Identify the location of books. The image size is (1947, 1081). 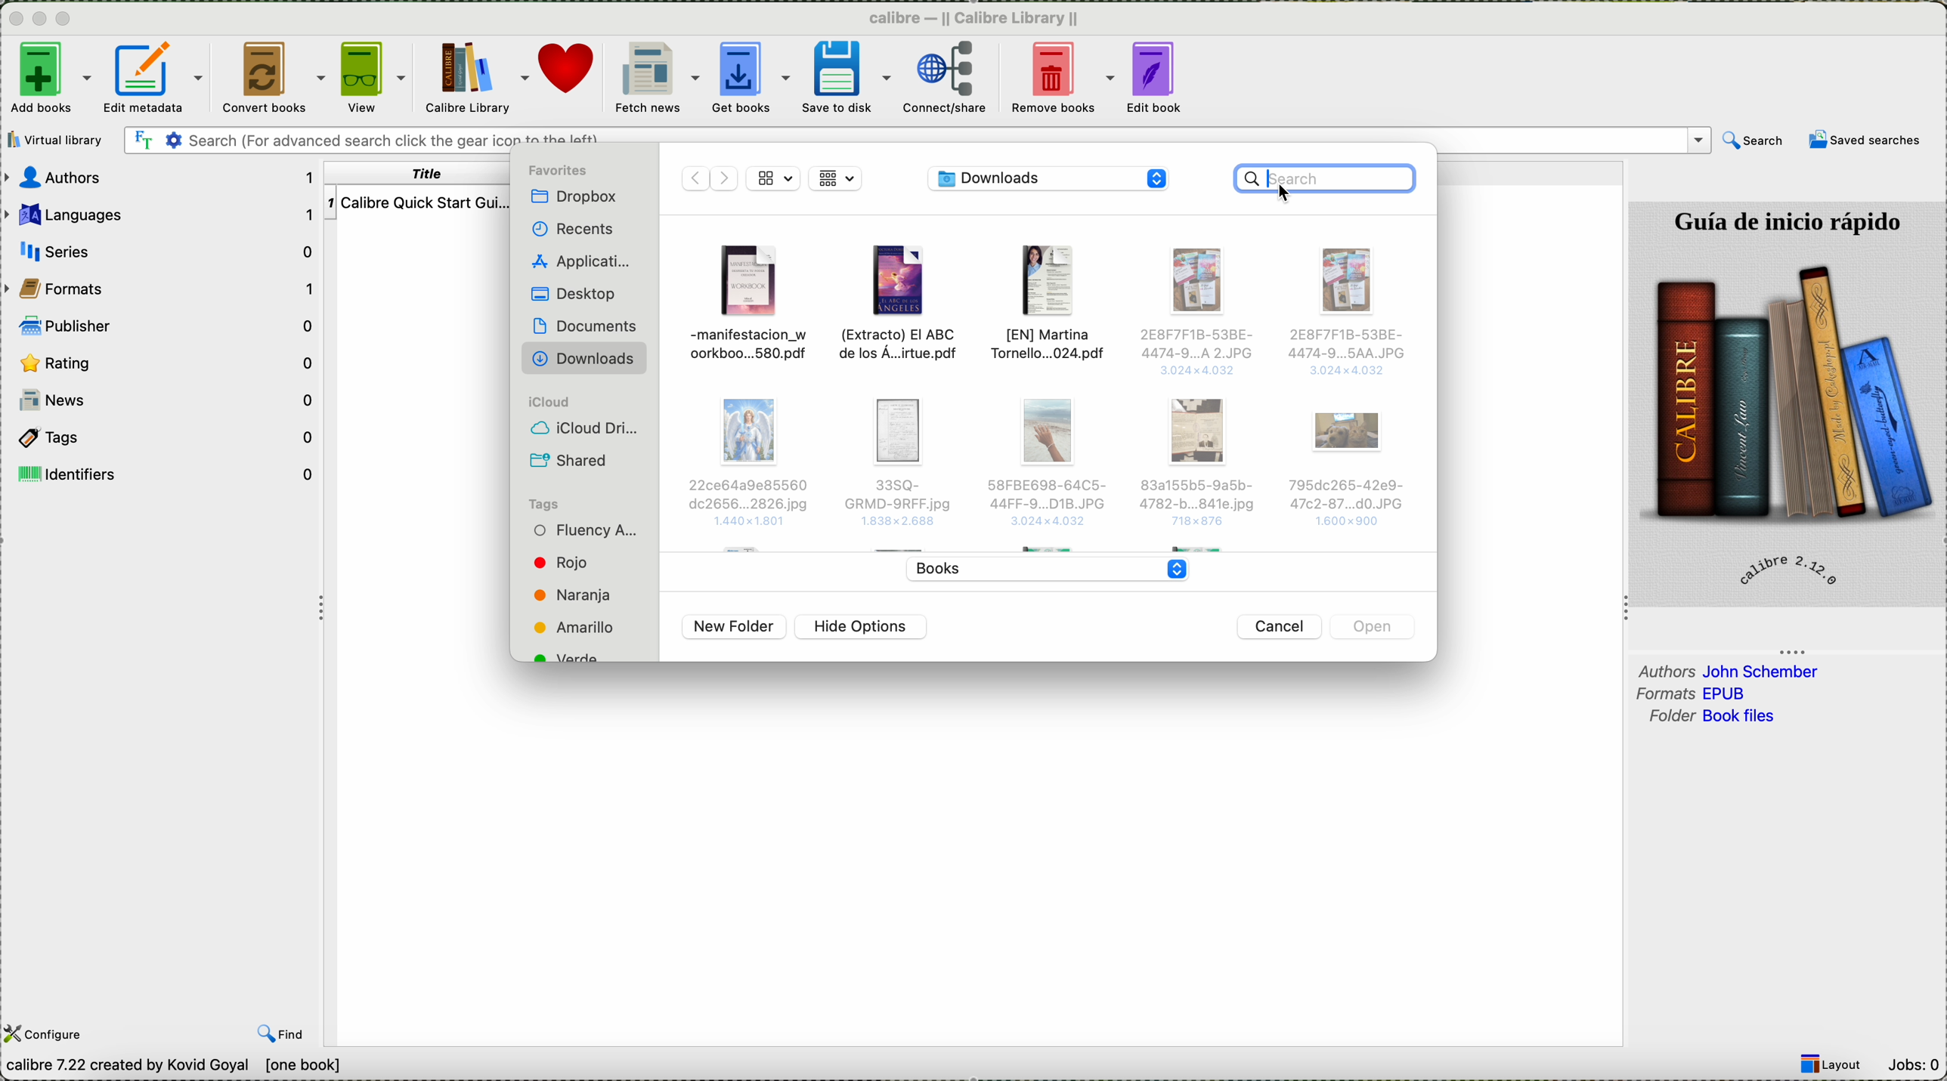
(1042, 567).